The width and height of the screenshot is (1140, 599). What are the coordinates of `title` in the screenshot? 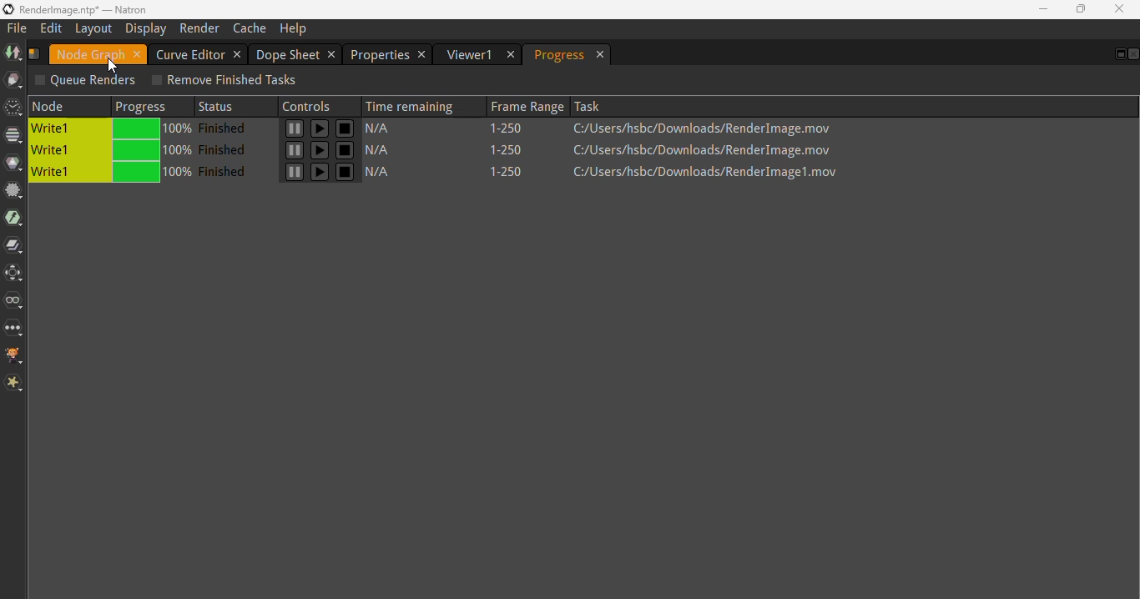 It's located at (84, 8).